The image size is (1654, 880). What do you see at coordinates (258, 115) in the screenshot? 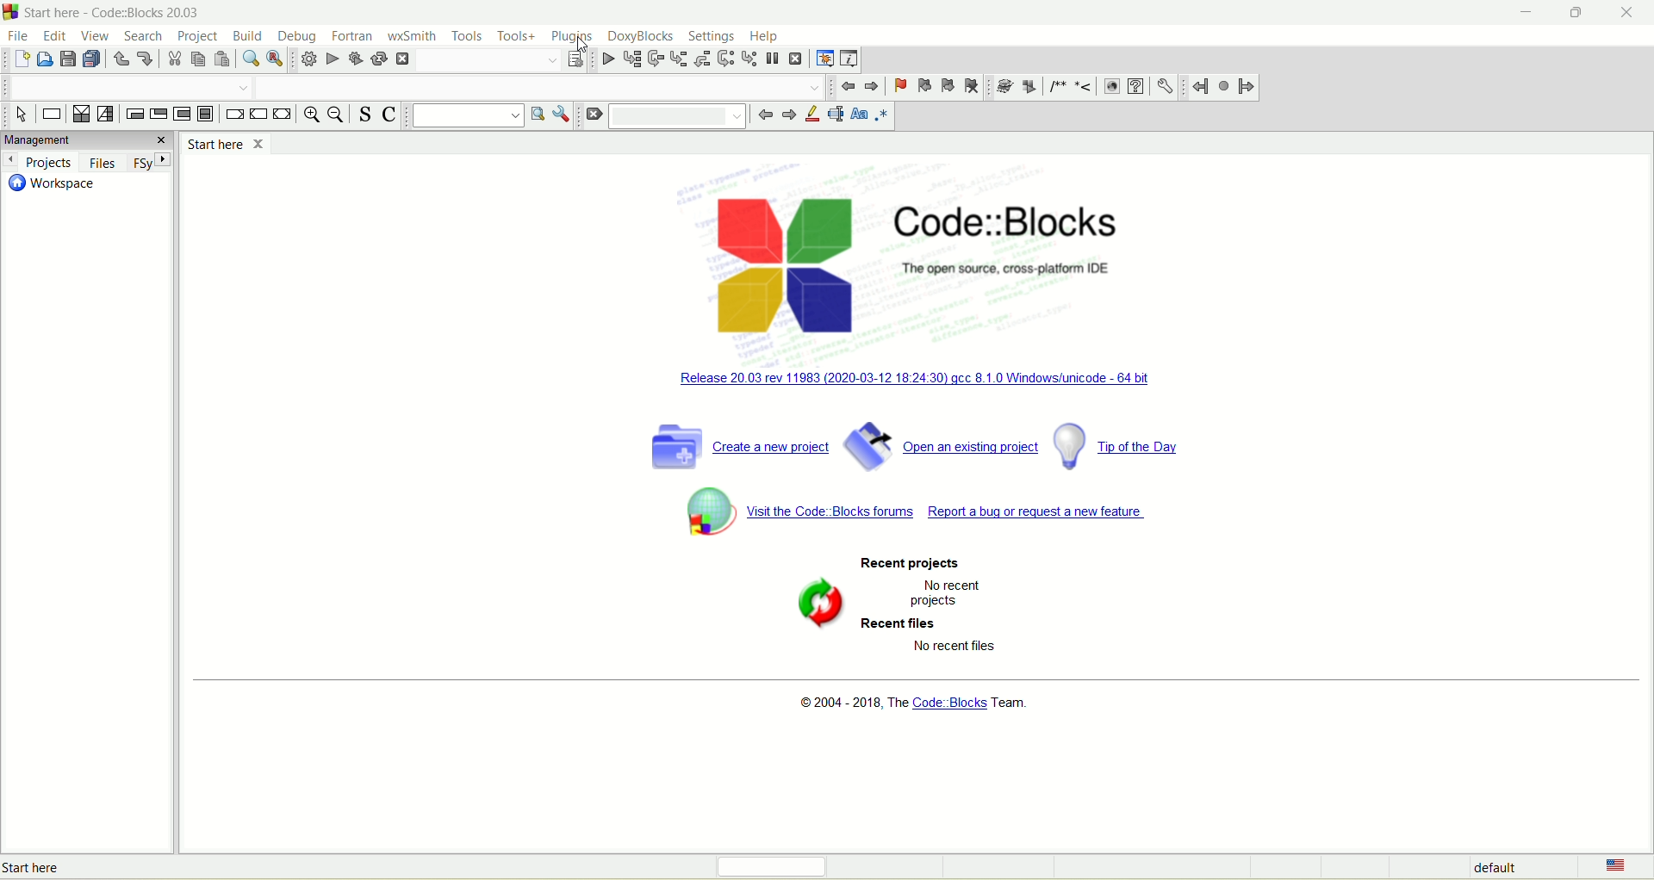
I see `continue instruction` at bounding box center [258, 115].